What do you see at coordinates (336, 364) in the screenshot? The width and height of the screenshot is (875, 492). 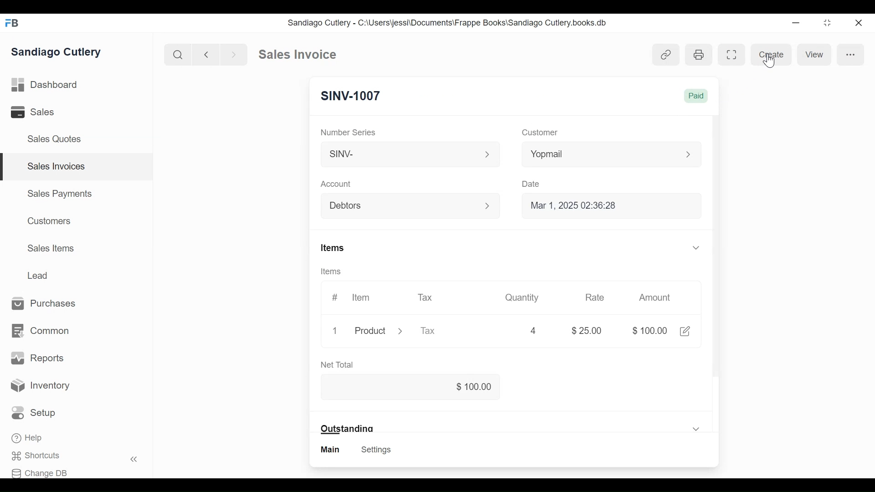 I see `Net Total` at bounding box center [336, 364].